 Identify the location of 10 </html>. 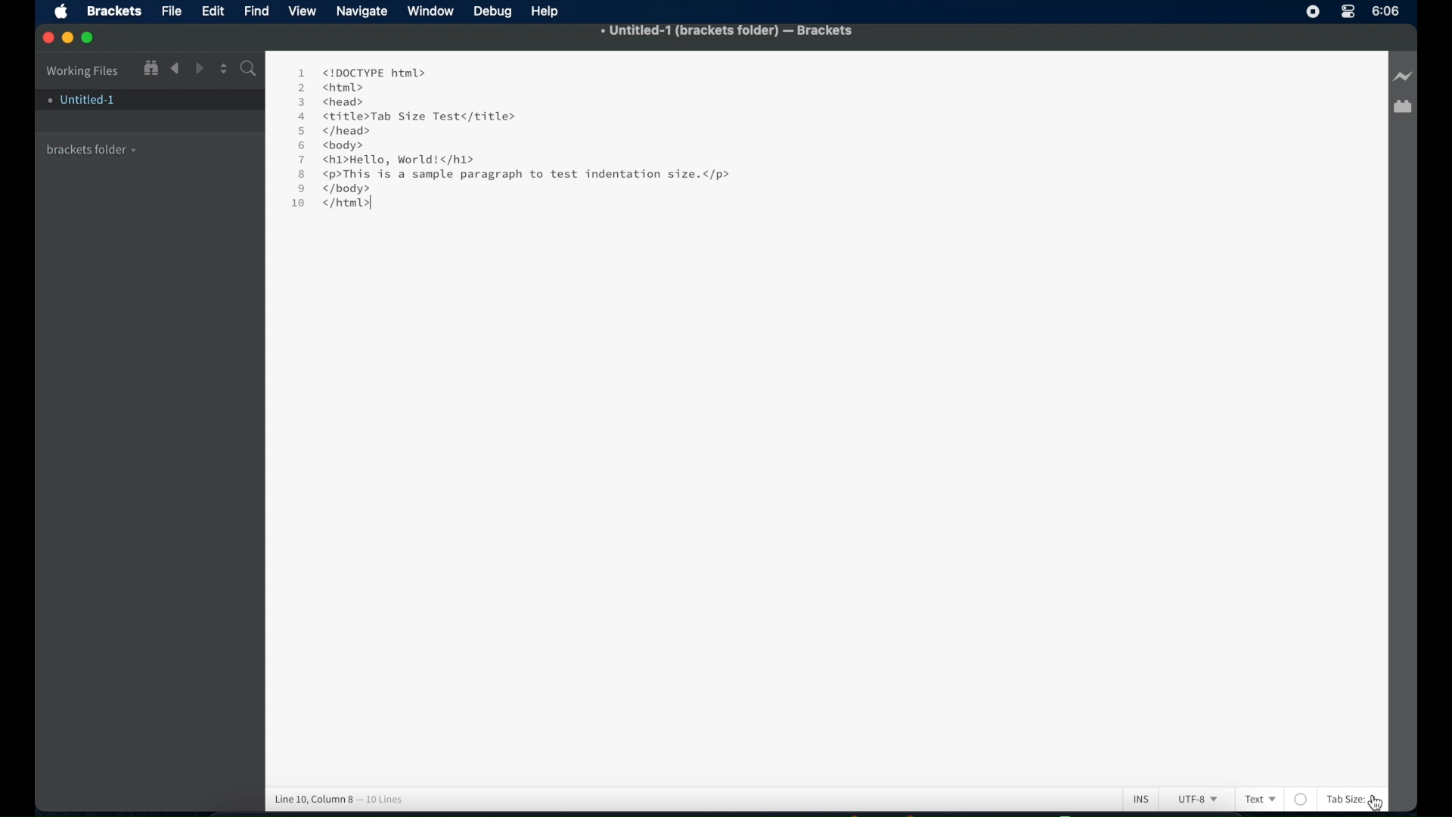
(326, 206).